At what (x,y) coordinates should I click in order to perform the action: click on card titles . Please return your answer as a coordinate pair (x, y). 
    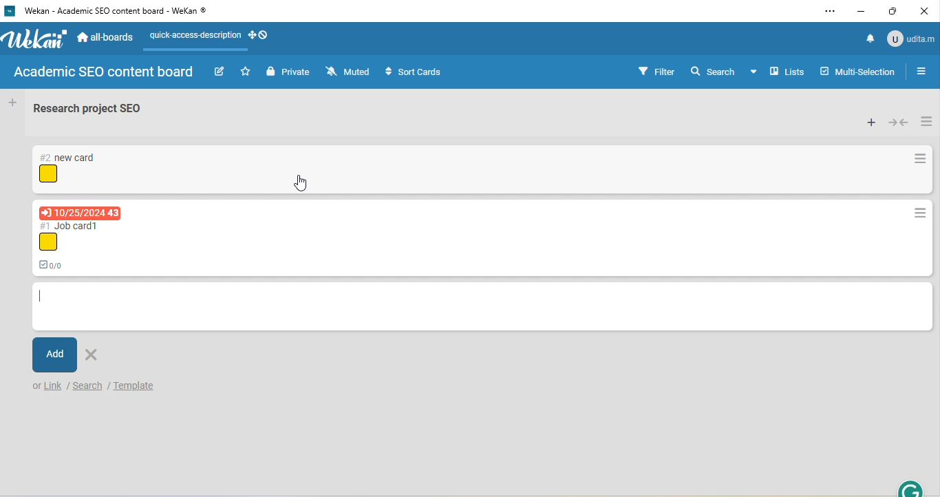
    Looking at the image, I should click on (69, 158).